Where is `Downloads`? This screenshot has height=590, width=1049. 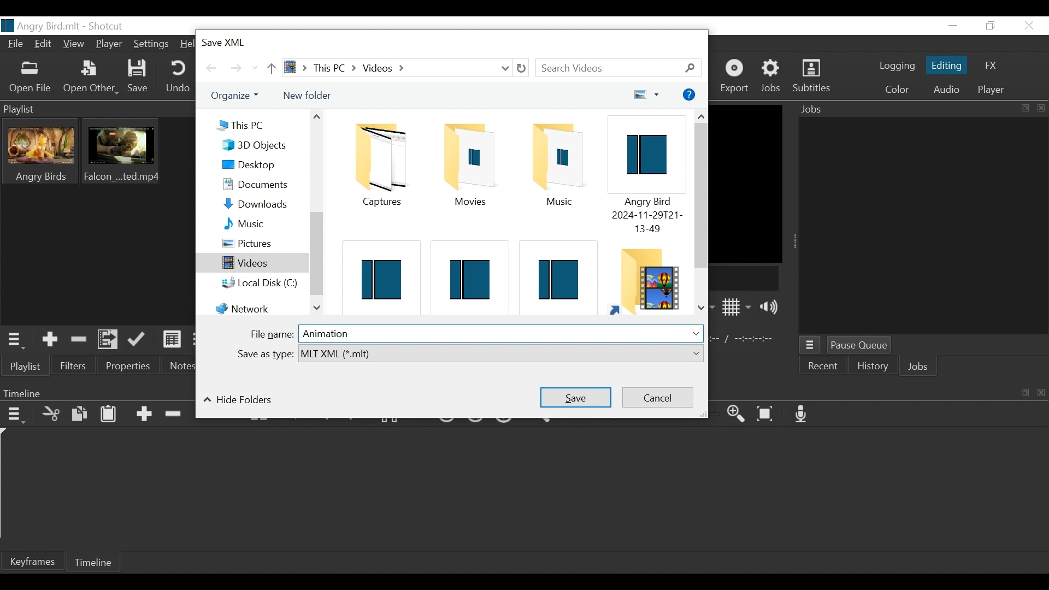
Downloads is located at coordinates (261, 203).